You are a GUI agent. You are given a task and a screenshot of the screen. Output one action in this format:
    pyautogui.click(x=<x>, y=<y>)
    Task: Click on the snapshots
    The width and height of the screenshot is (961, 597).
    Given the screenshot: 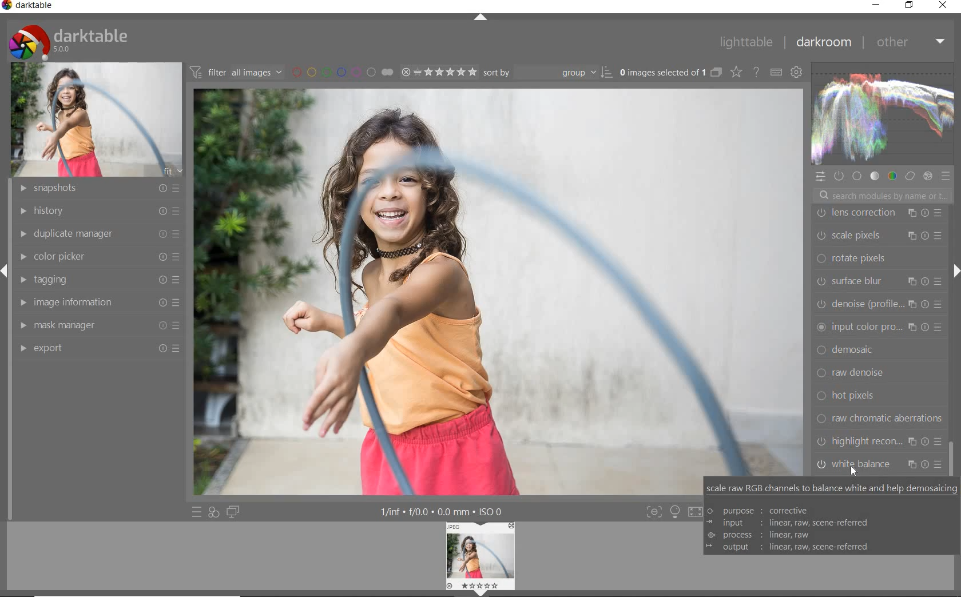 What is the action you would take?
    pyautogui.click(x=96, y=189)
    